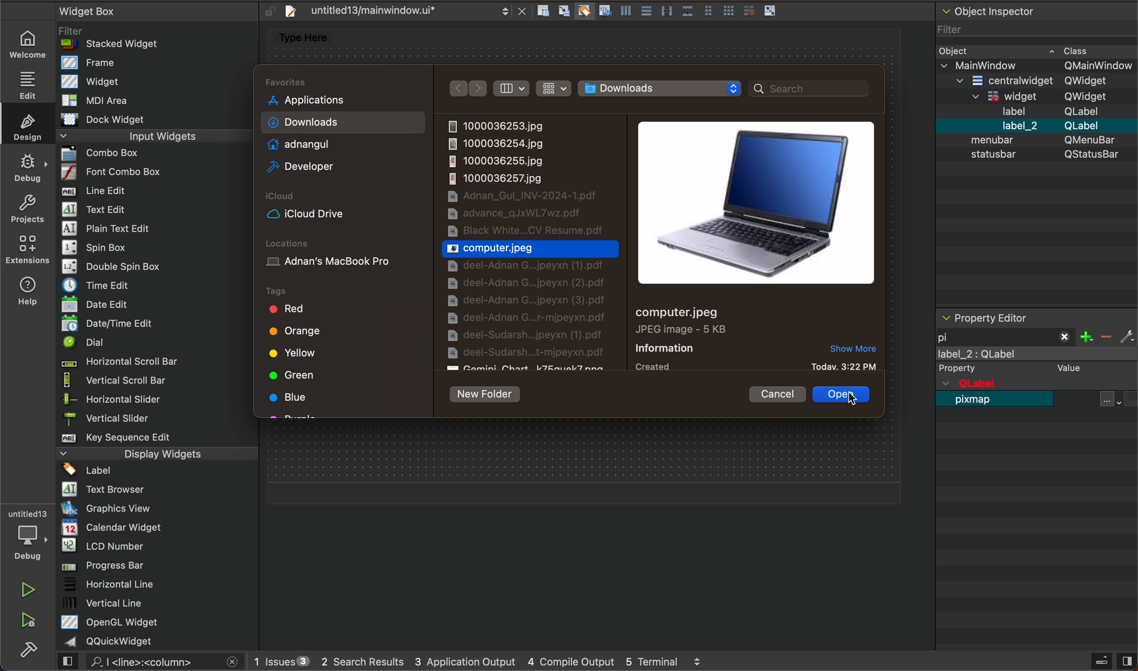  I want to click on cancel, so click(783, 394).